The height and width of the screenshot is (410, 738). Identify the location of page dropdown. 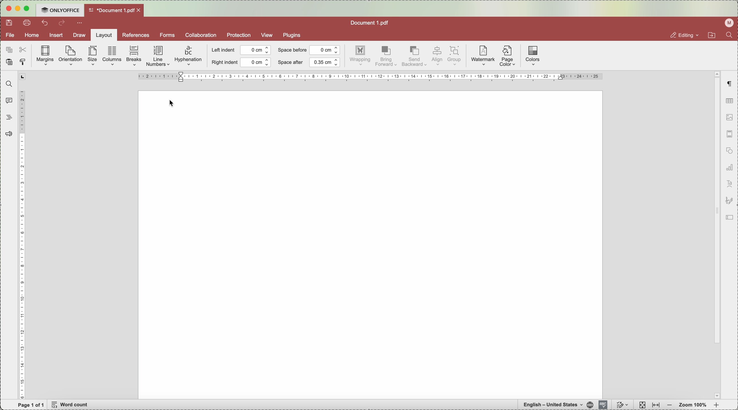
(715, 395).